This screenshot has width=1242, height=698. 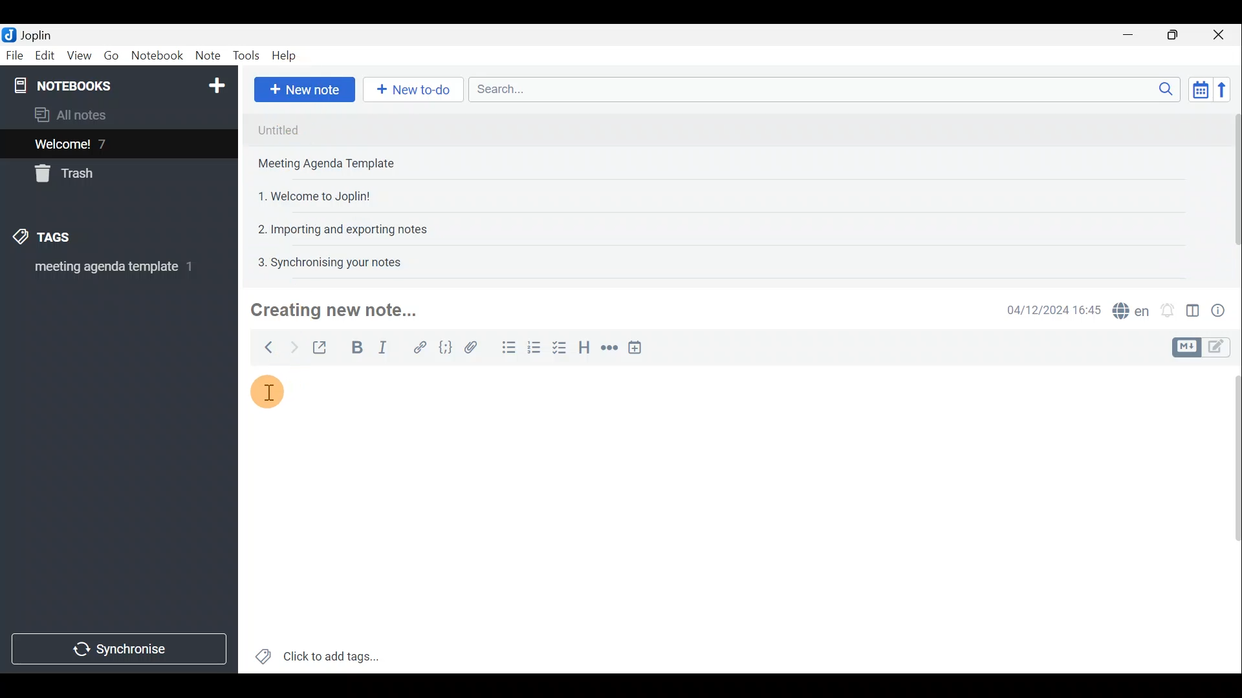 I want to click on Back, so click(x=266, y=347).